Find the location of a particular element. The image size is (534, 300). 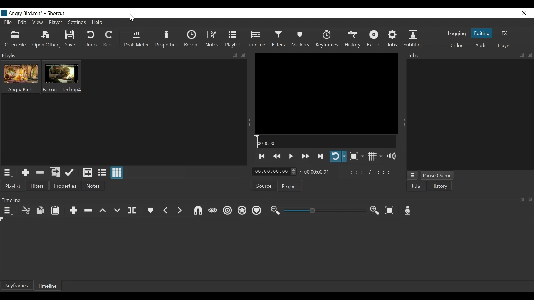

Minimize is located at coordinates (485, 13).